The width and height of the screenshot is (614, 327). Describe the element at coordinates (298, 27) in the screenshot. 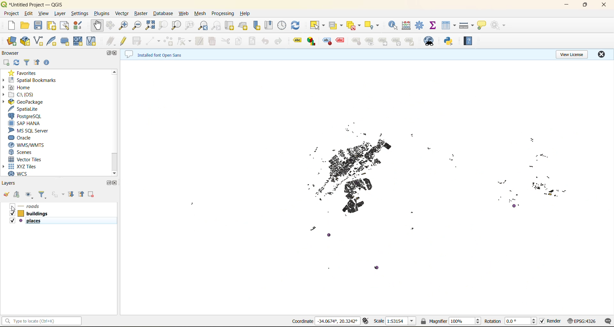

I see `refresh` at that location.